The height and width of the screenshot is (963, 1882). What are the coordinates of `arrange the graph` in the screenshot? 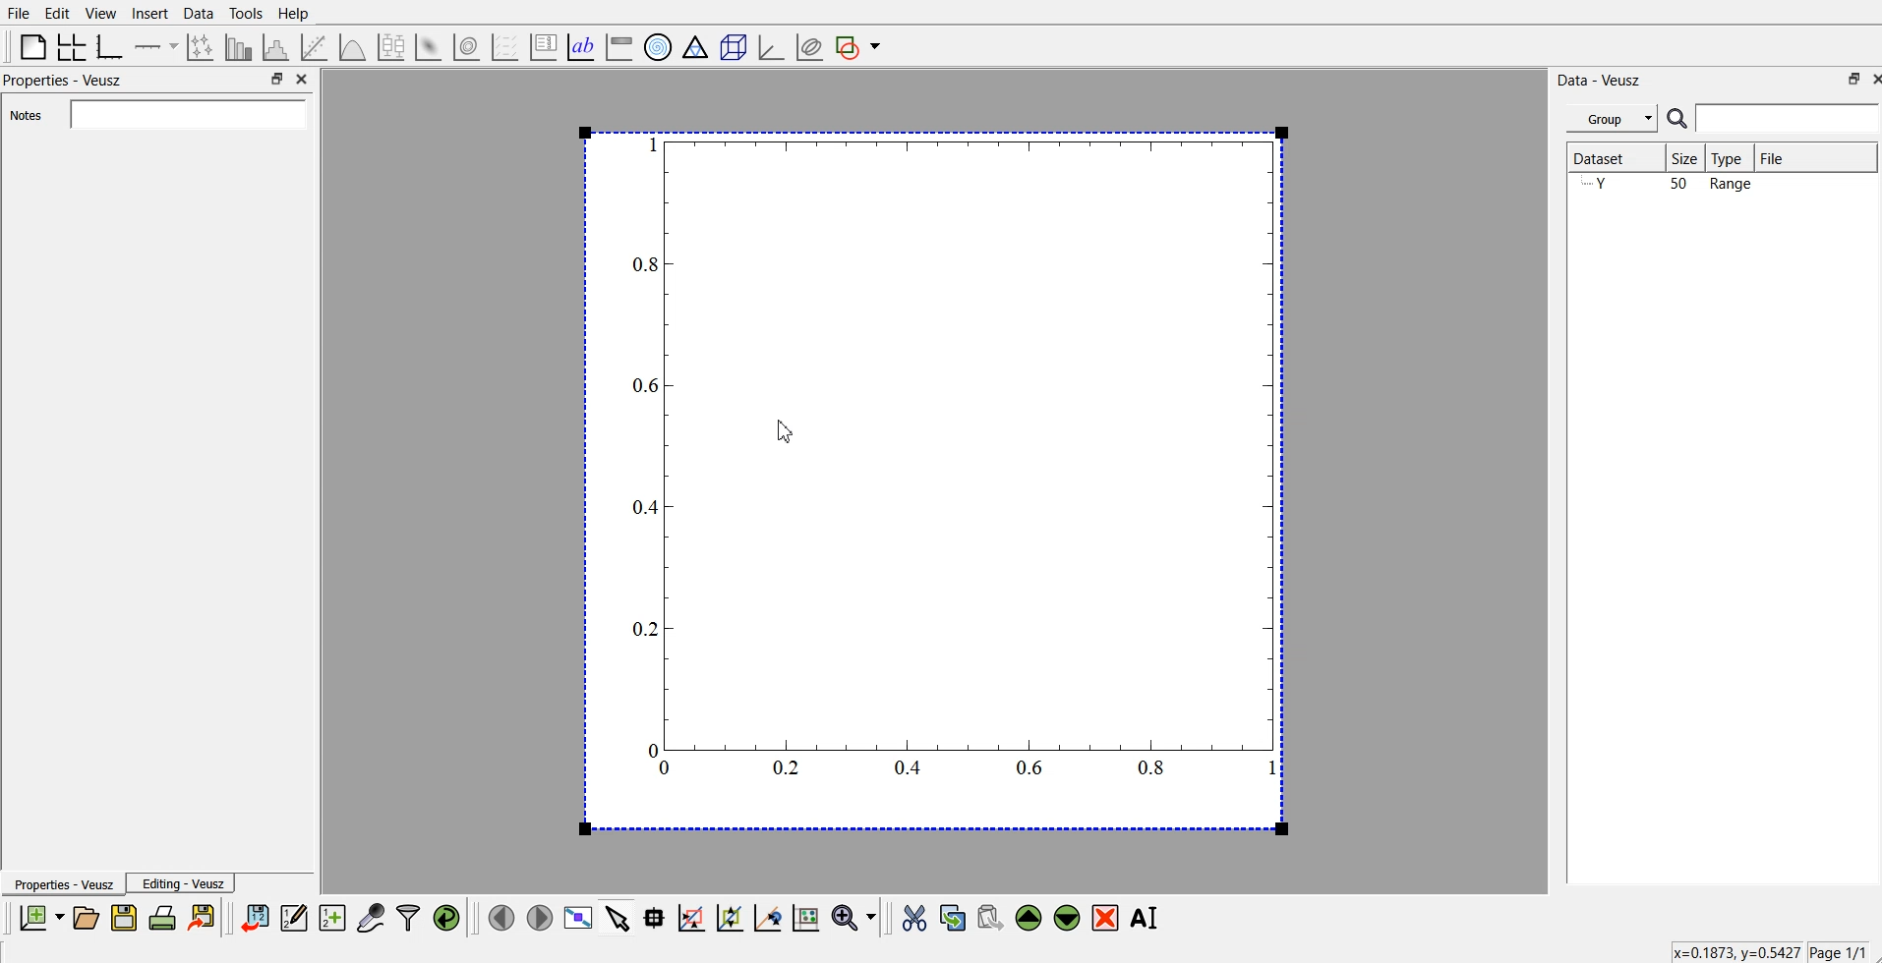 It's located at (73, 45).